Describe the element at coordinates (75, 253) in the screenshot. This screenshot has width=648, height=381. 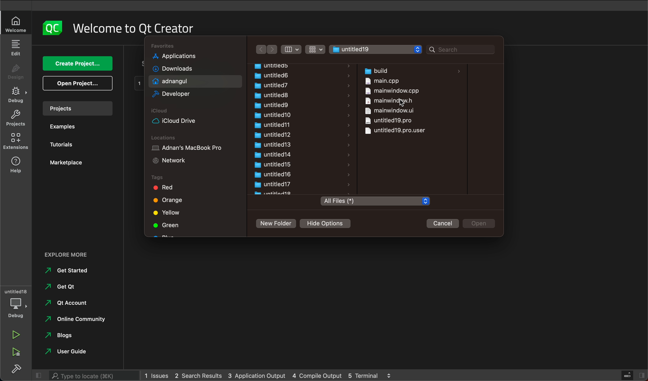
I see `external ` at that location.